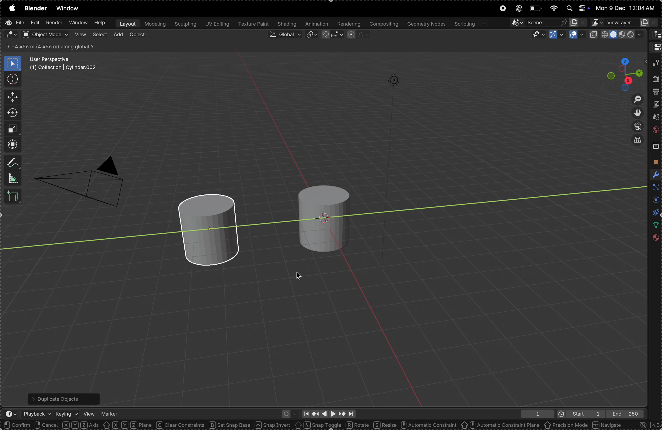 The image size is (662, 430). Describe the element at coordinates (617, 35) in the screenshot. I see `view point shading` at that location.